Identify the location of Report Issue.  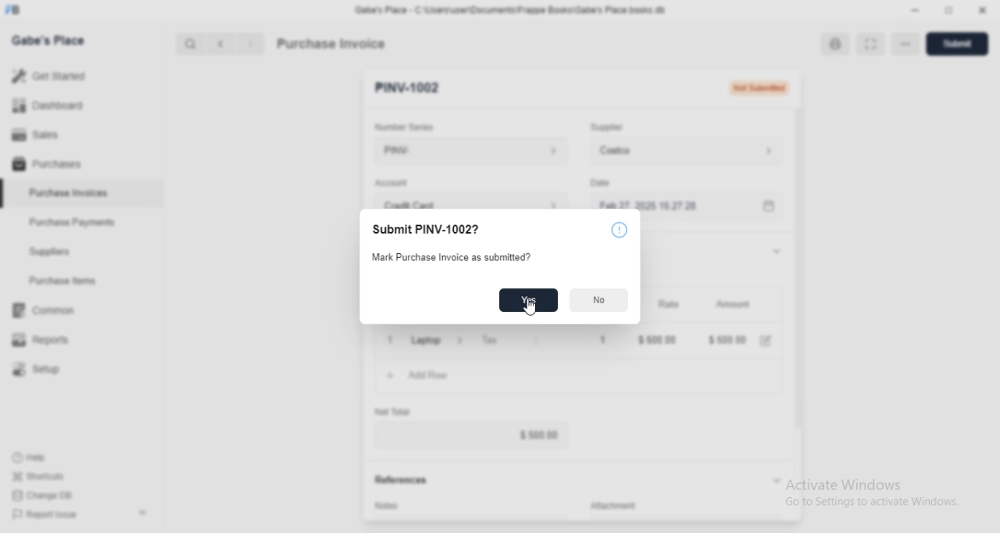
(45, 514).